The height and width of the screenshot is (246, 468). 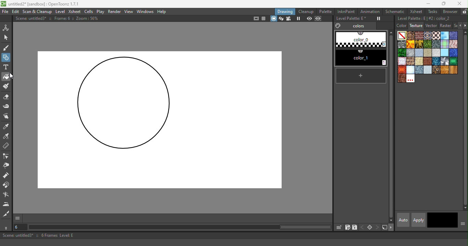 What do you see at coordinates (318, 18) in the screenshot?
I see `sub-camera preview` at bounding box center [318, 18].